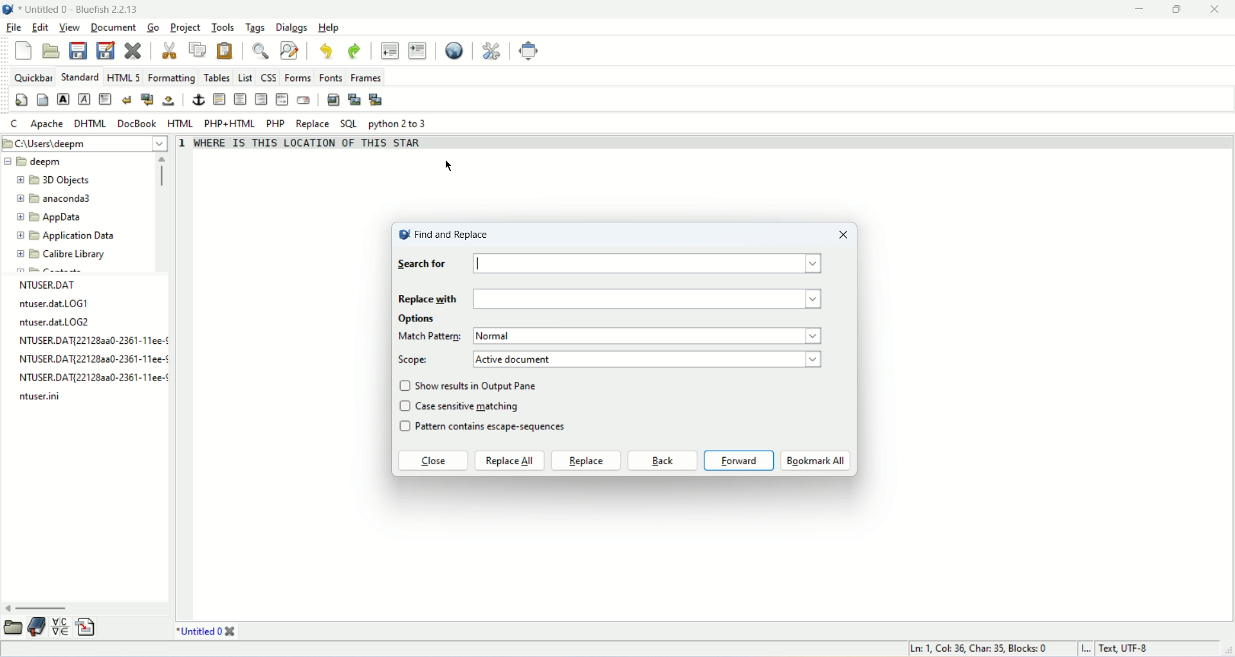  I want to click on edit, so click(39, 29).